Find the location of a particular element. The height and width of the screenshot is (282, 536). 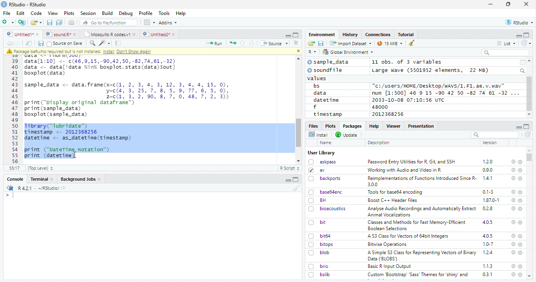

0.3.1 is located at coordinates (487, 274).